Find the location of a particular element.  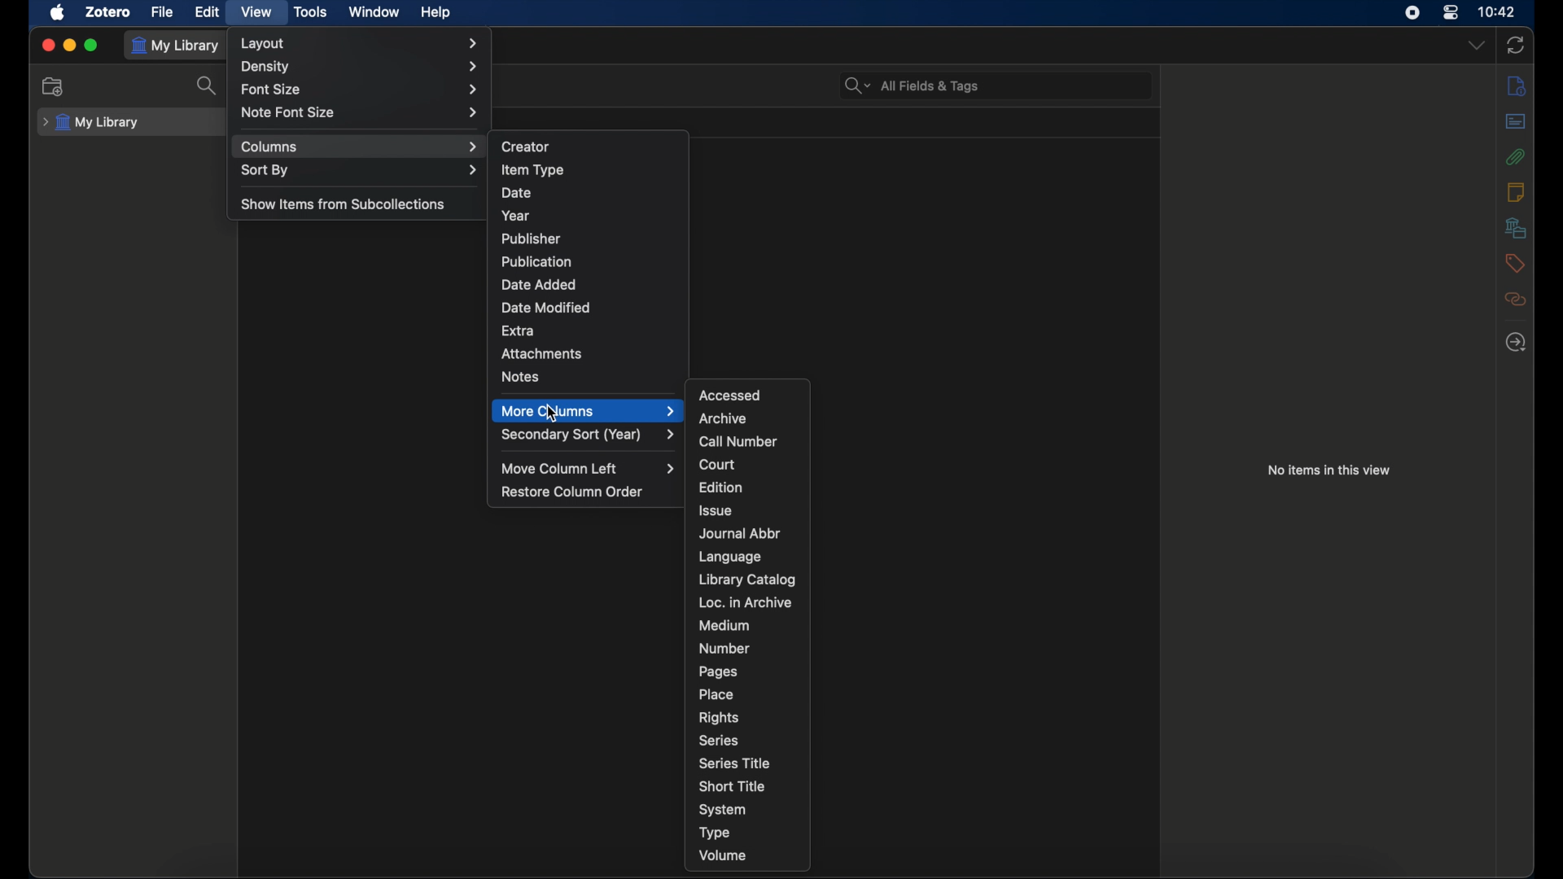

date added is located at coordinates (538, 284).